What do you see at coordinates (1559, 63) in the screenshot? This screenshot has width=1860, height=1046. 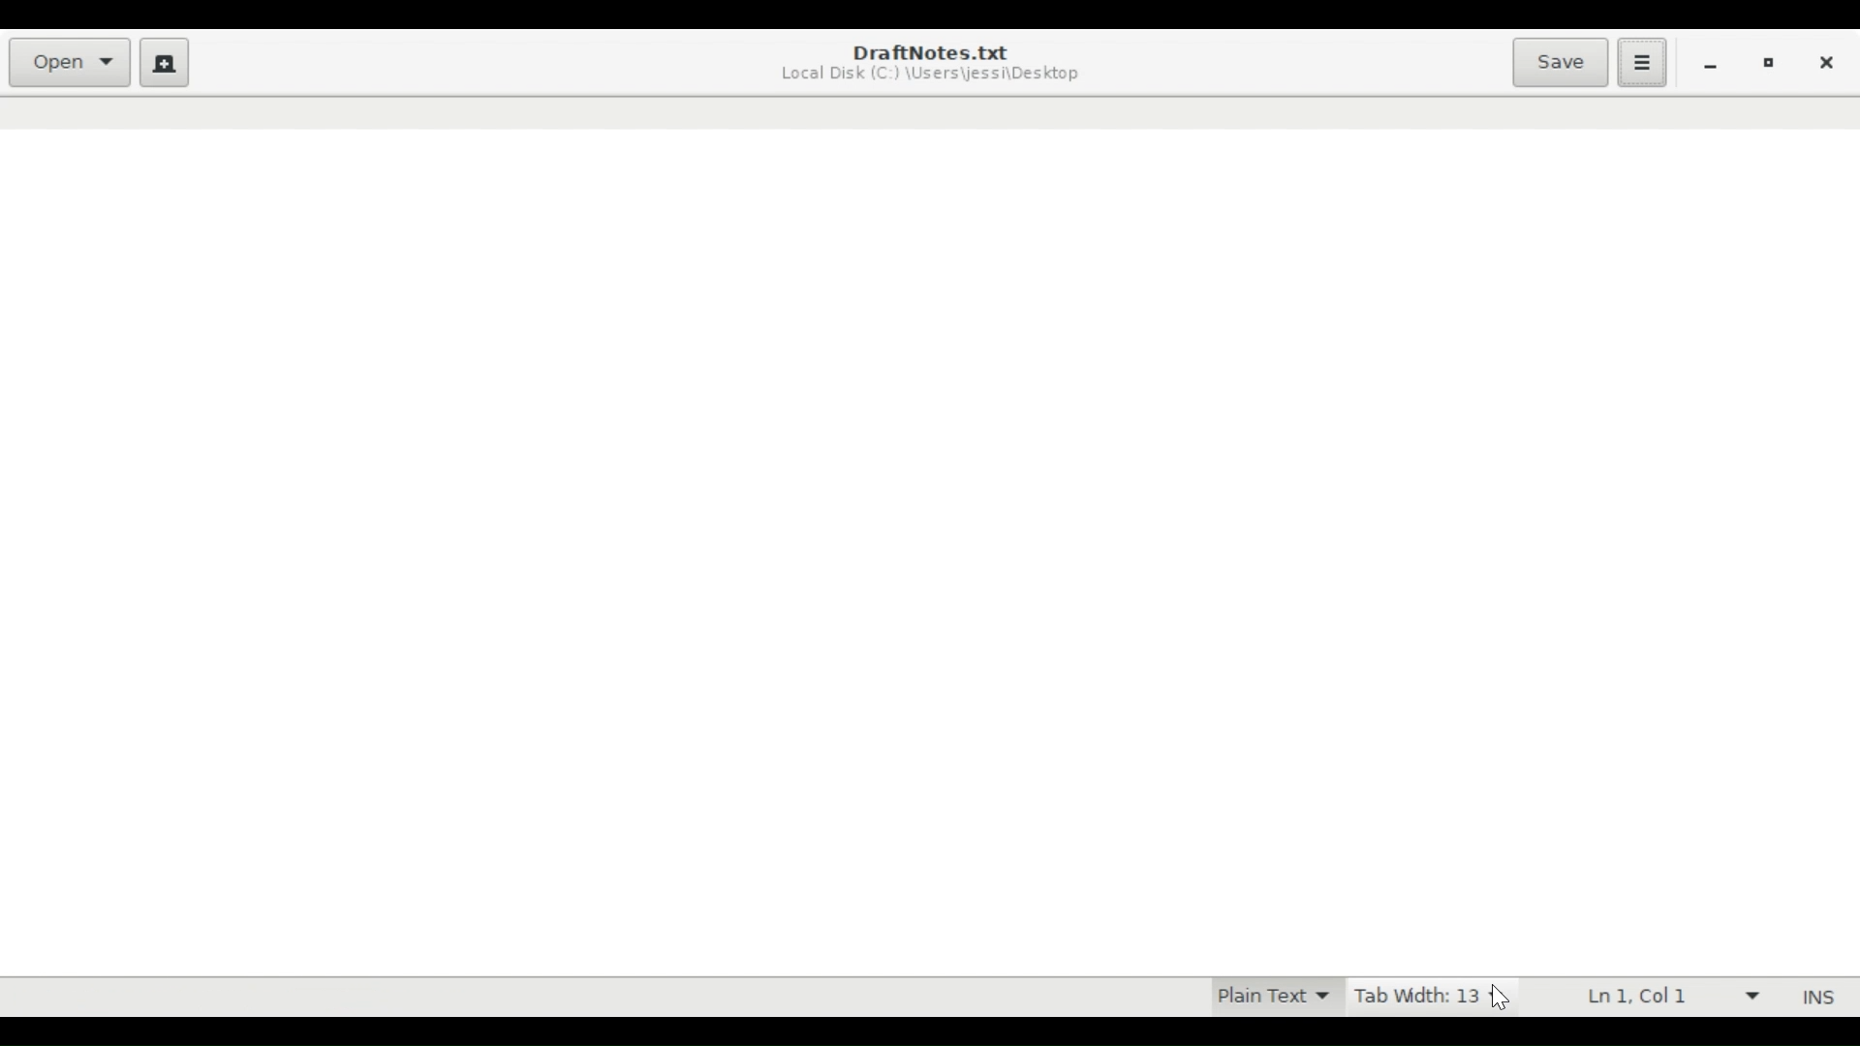 I see `Save` at bounding box center [1559, 63].